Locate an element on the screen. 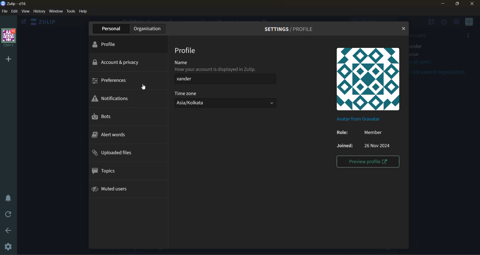 This screenshot has height=255, width=480. close is located at coordinates (474, 4).